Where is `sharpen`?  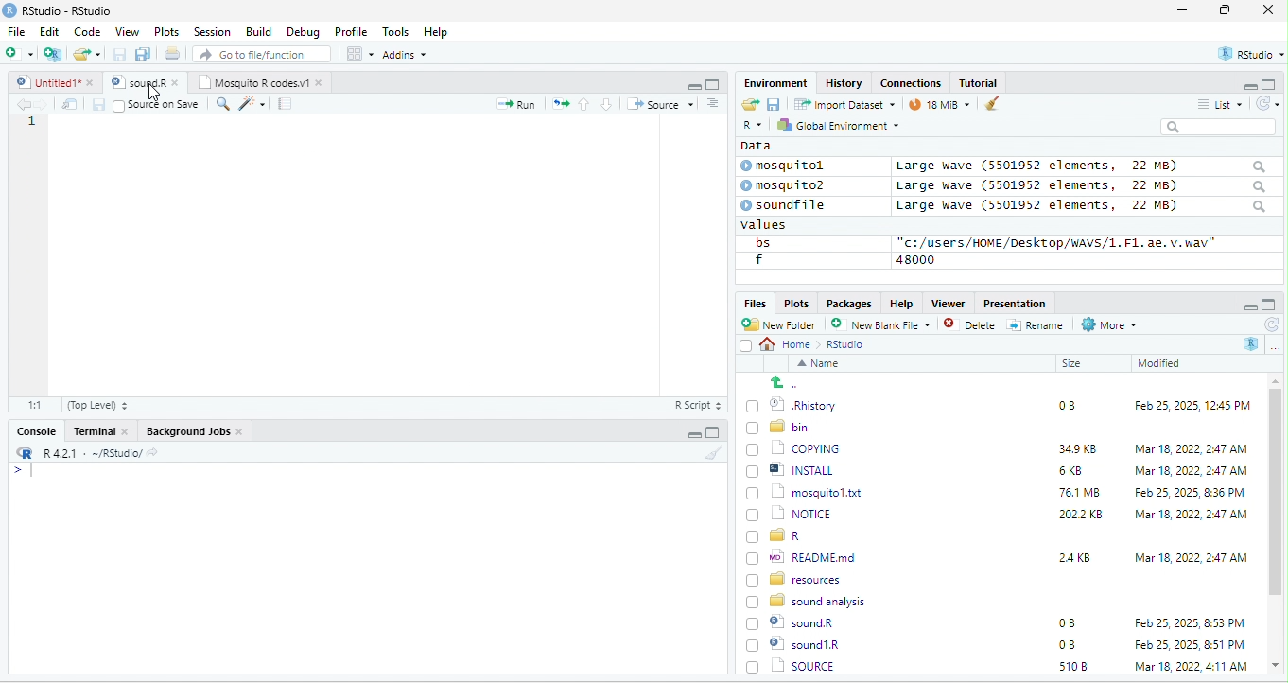
sharpen is located at coordinates (252, 103).